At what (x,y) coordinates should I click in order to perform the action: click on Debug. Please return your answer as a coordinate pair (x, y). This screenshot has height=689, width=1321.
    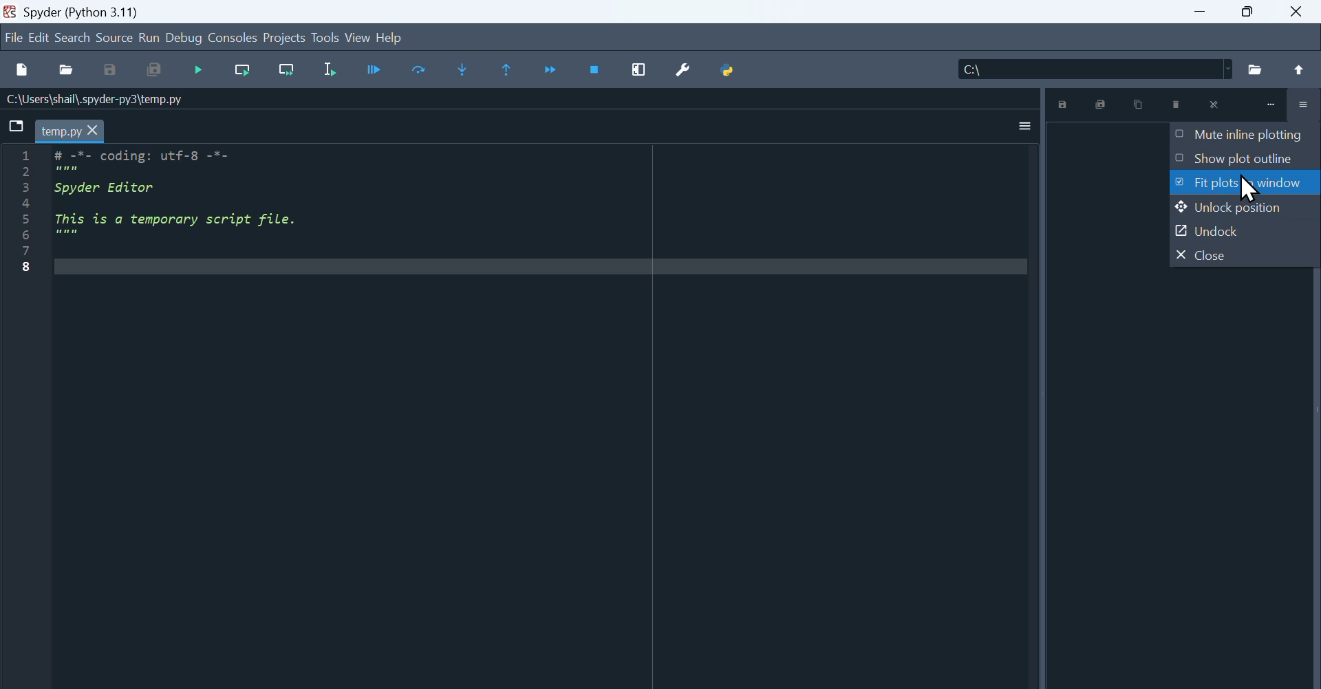
    Looking at the image, I should click on (186, 39).